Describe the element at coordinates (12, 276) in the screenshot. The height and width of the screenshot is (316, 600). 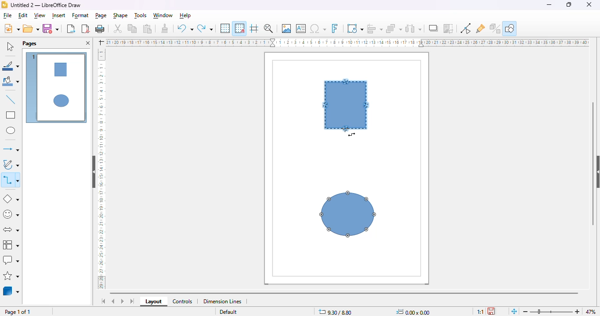
I see `stars and banners` at that location.